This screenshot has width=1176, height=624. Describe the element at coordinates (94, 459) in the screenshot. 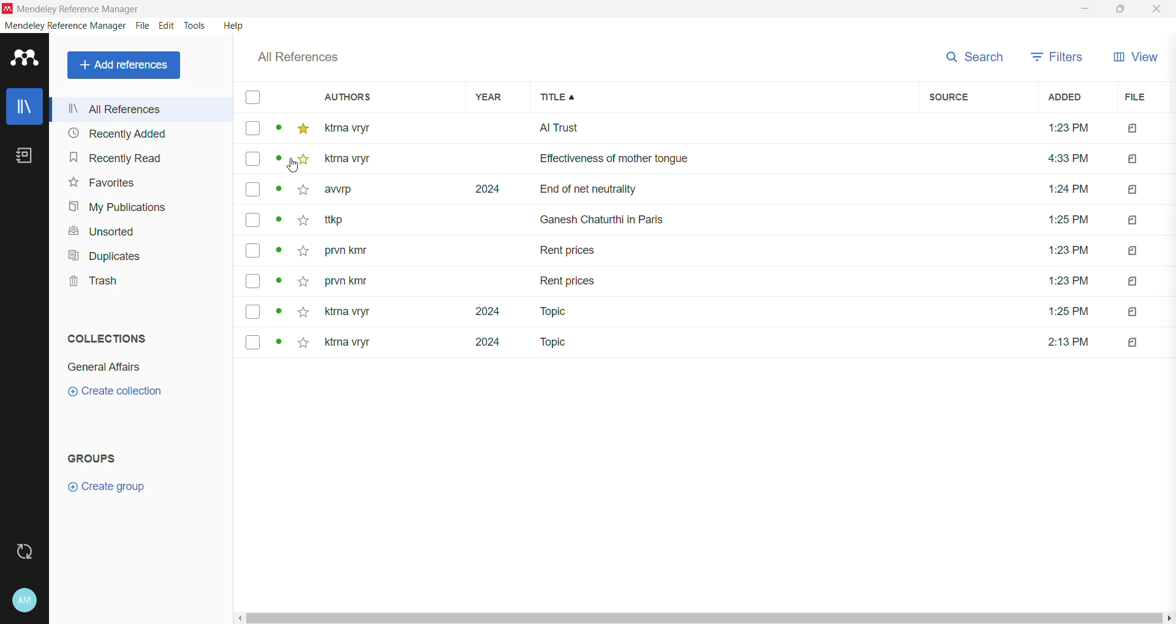

I see `Groups` at that location.